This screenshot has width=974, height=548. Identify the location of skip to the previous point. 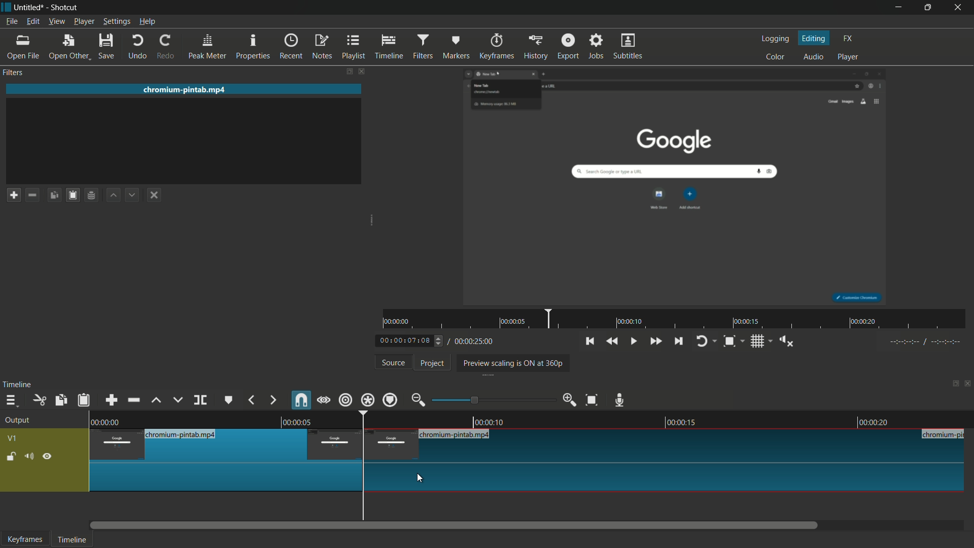
(589, 341).